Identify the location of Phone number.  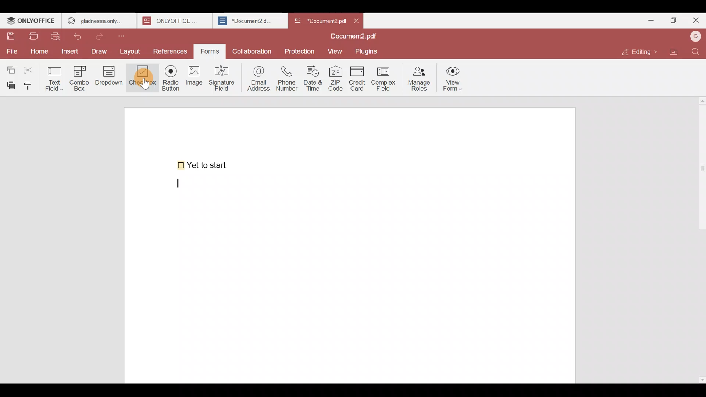
(288, 79).